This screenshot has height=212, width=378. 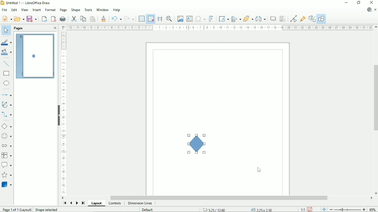 What do you see at coordinates (180, 19) in the screenshot?
I see `Insert image` at bounding box center [180, 19].